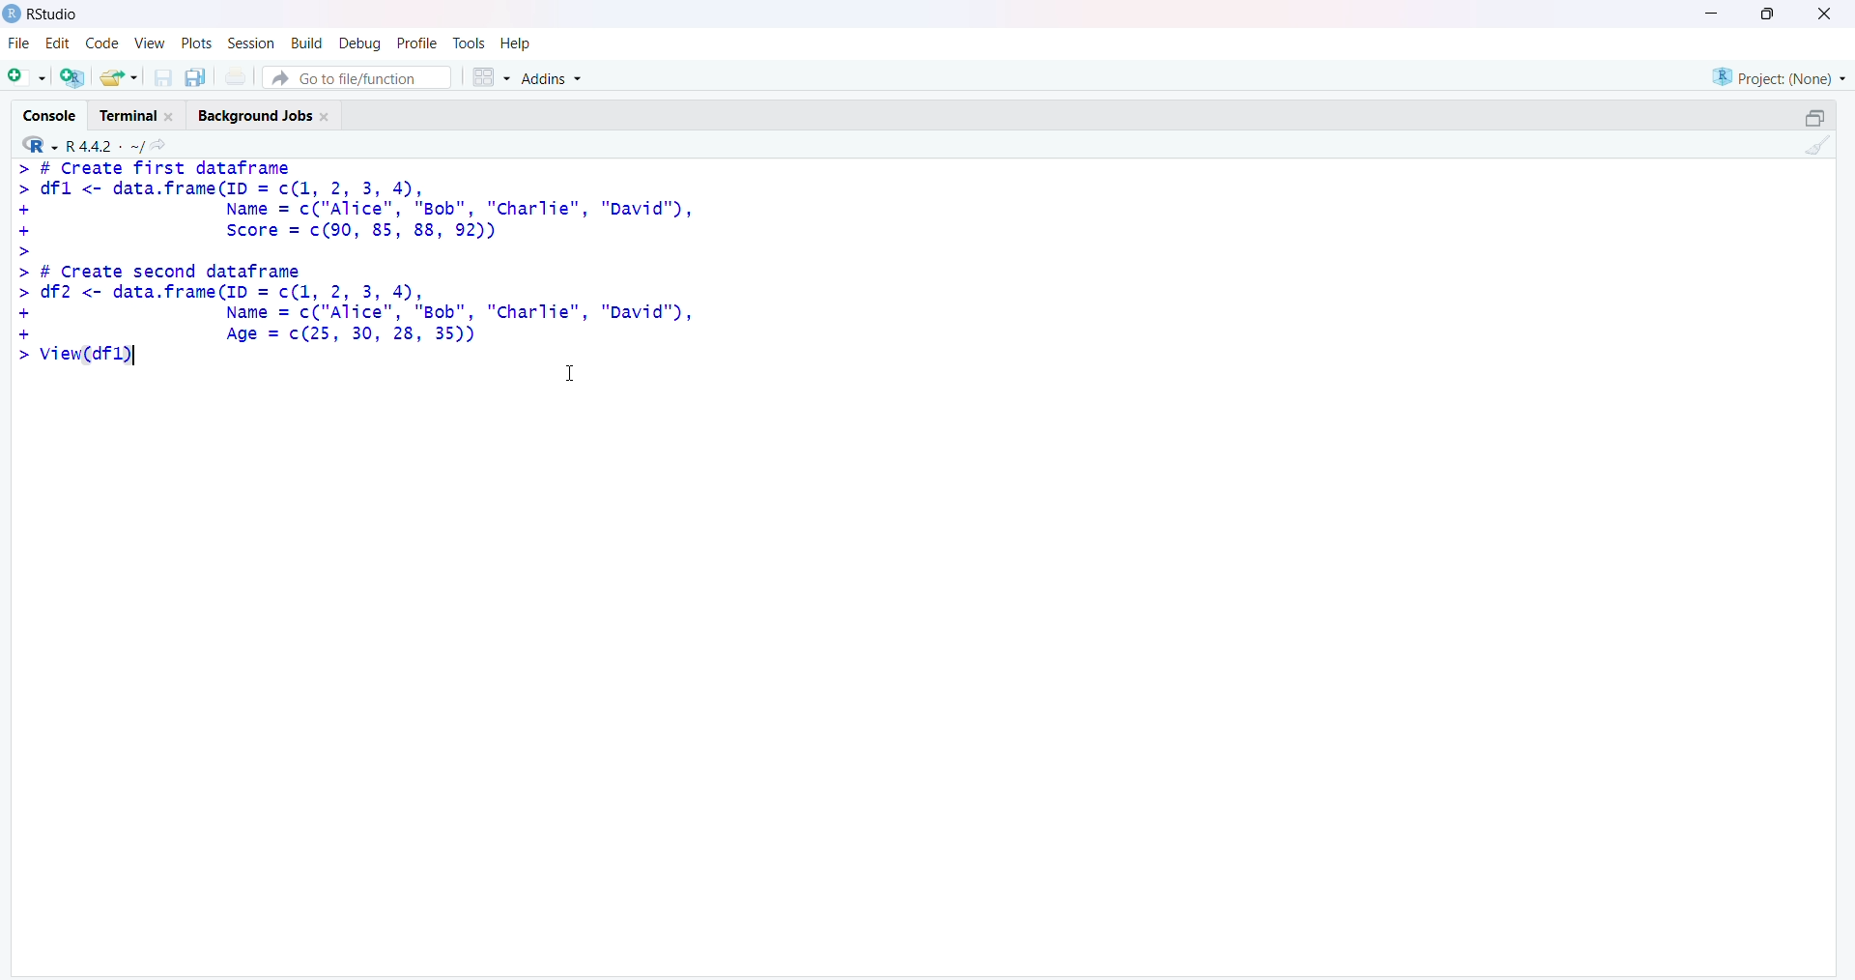 The height and width of the screenshot is (980, 1855). What do you see at coordinates (492, 77) in the screenshot?
I see `grid` at bounding box center [492, 77].